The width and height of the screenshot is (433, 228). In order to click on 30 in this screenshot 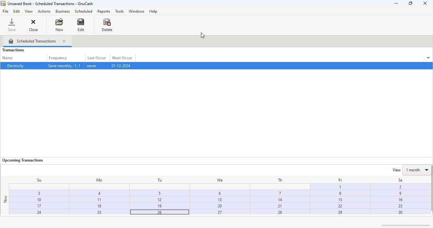, I will do `click(399, 212)`.